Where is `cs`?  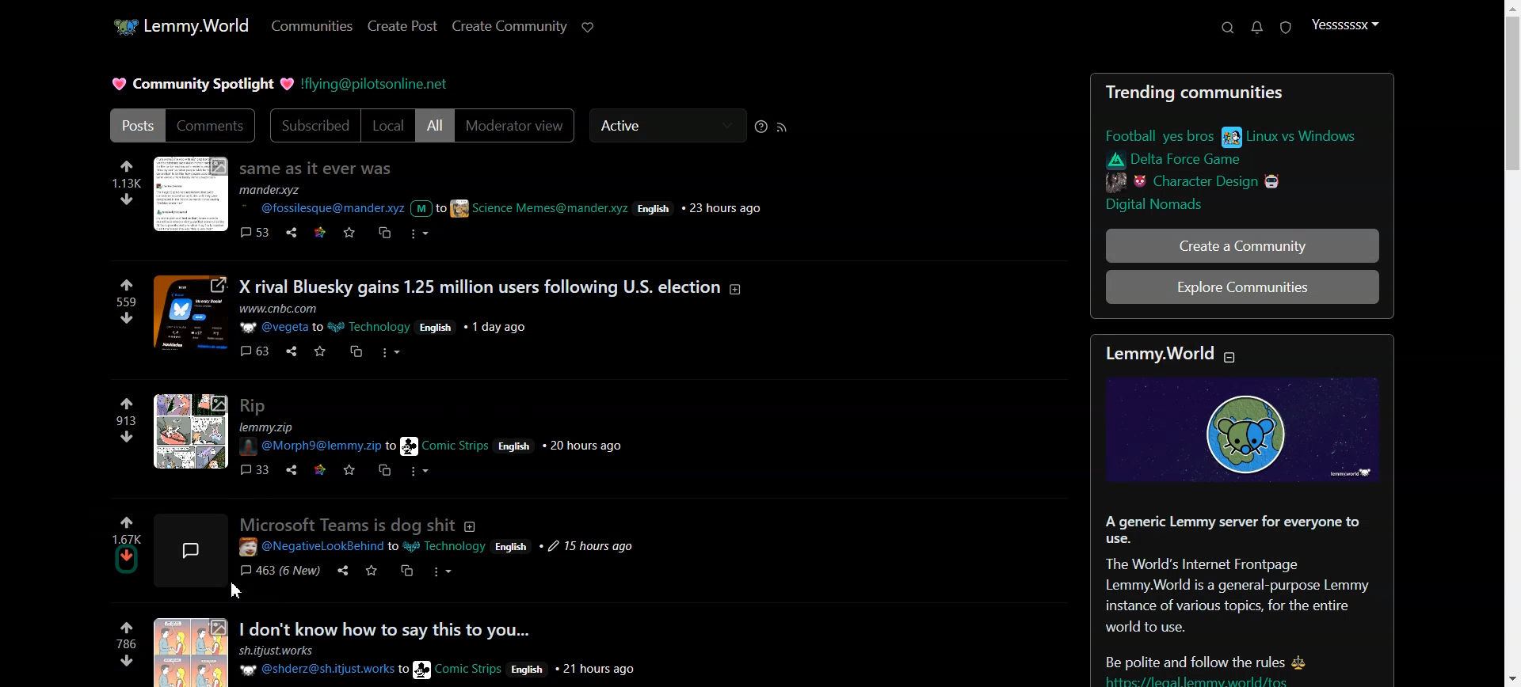
cs is located at coordinates (383, 231).